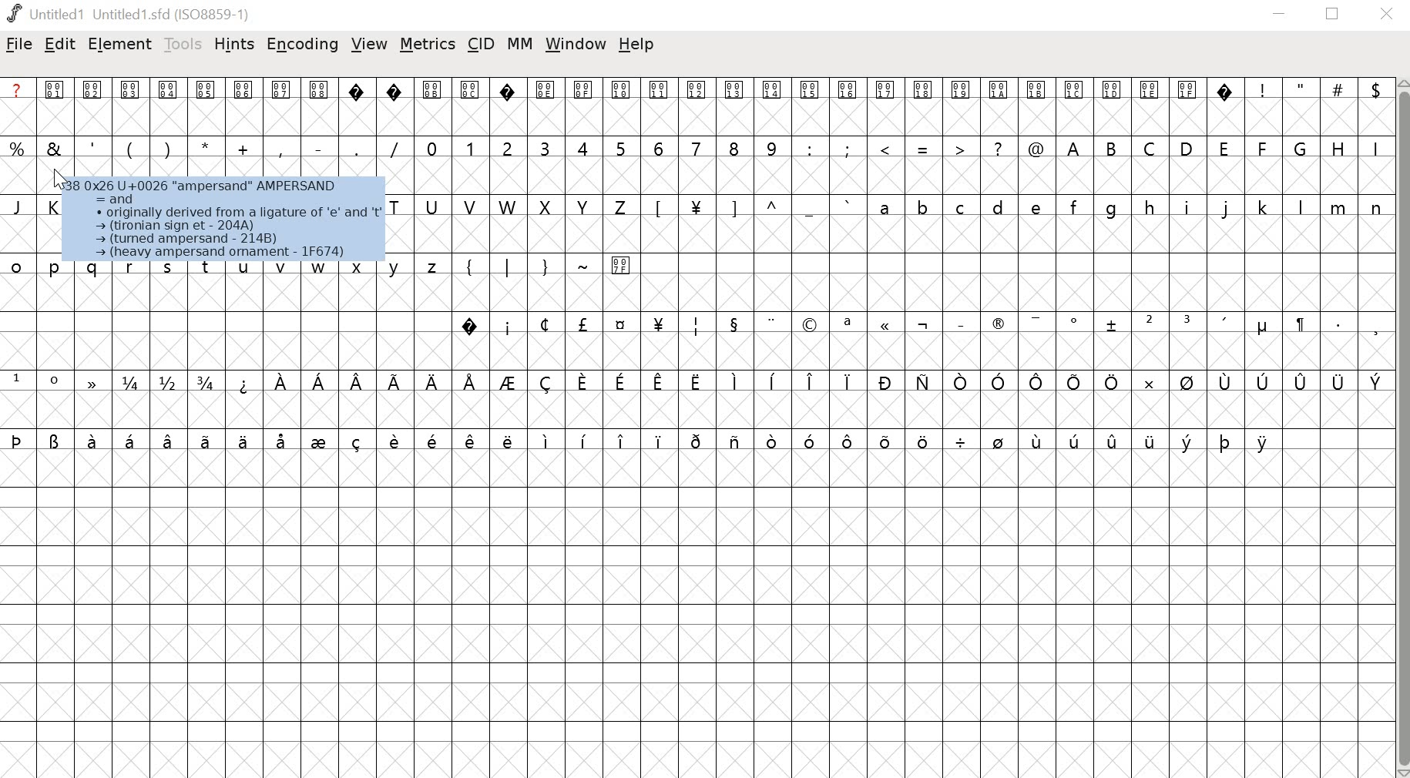 The width and height of the screenshot is (1410, 778). What do you see at coordinates (435, 264) in the screenshot?
I see `z` at bounding box center [435, 264].